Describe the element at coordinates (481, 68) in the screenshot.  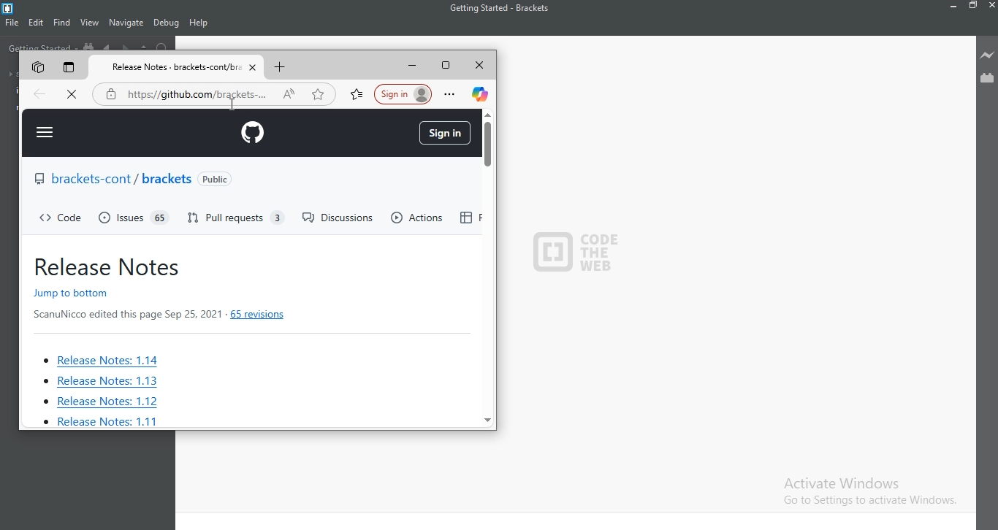
I see `close` at that location.